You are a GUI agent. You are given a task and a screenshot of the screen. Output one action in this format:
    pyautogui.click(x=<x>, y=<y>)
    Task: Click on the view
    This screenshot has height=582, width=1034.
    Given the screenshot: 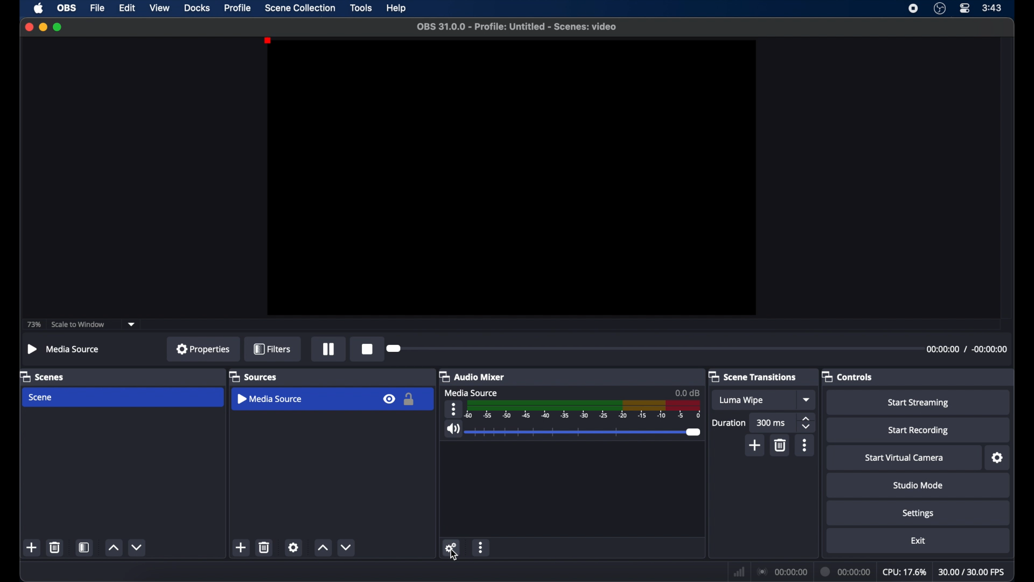 What is the action you would take?
    pyautogui.click(x=159, y=7)
    